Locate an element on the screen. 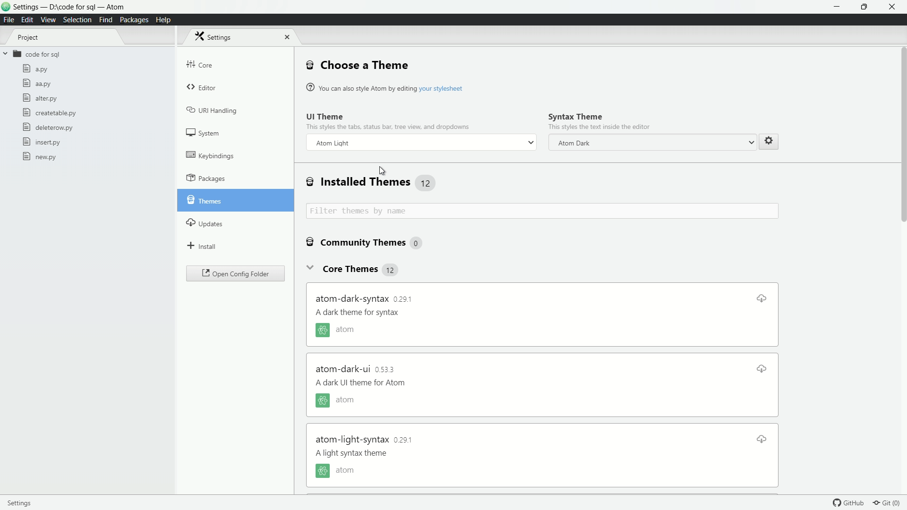  filter themes by name is located at coordinates (449, 211).